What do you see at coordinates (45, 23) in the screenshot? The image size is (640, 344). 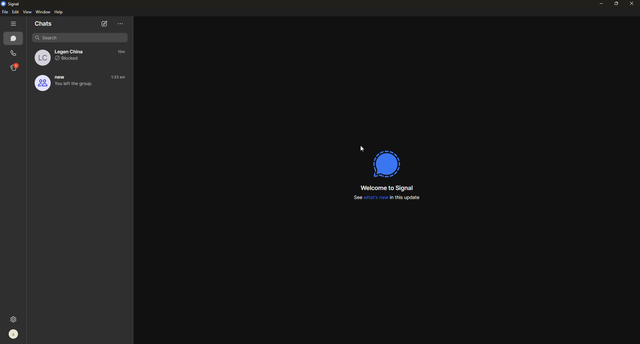 I see `chats` at bounding box center [45, 23].